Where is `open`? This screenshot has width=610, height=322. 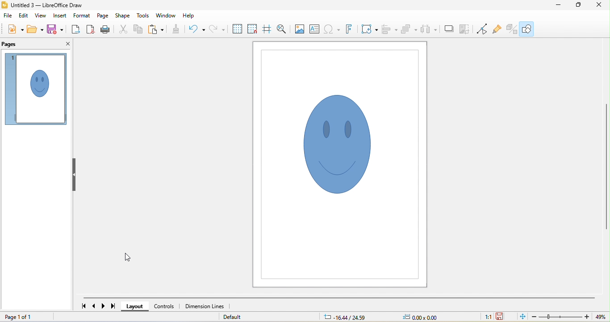
open is located at coordinates (37, 30).